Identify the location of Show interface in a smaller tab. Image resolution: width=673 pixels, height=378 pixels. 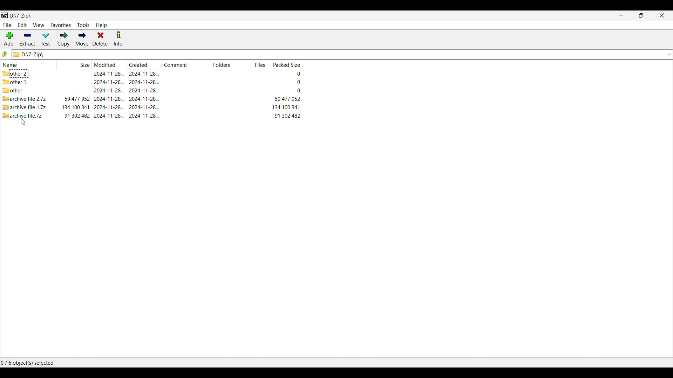
(641, 15).